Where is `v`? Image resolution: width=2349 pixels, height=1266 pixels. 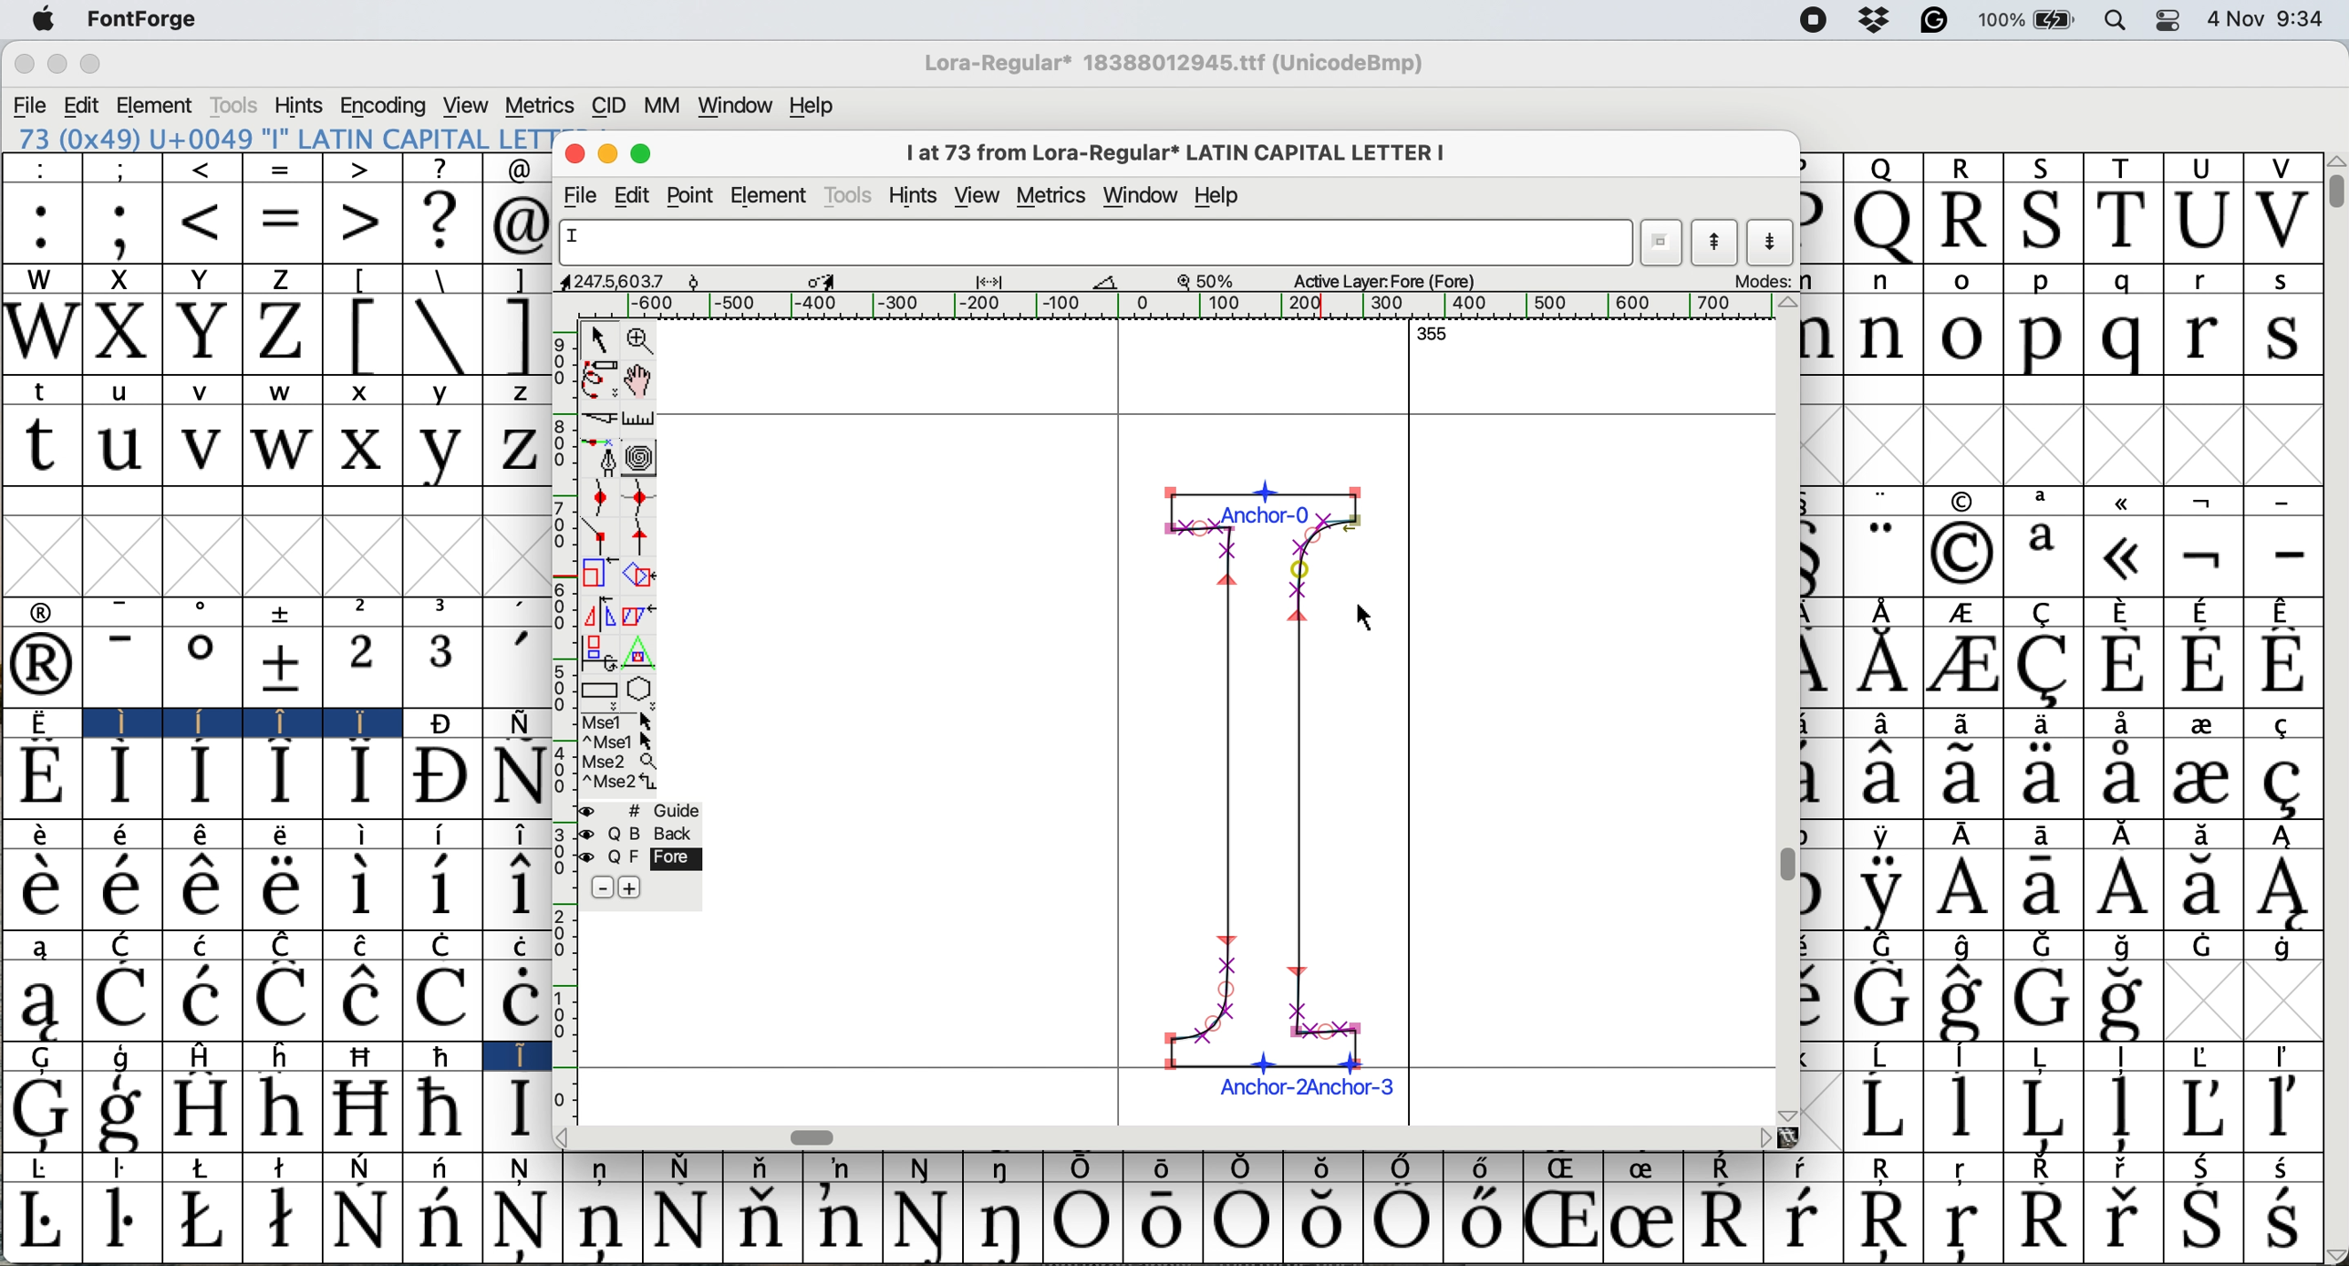 v is located at coordinates (202, 448).